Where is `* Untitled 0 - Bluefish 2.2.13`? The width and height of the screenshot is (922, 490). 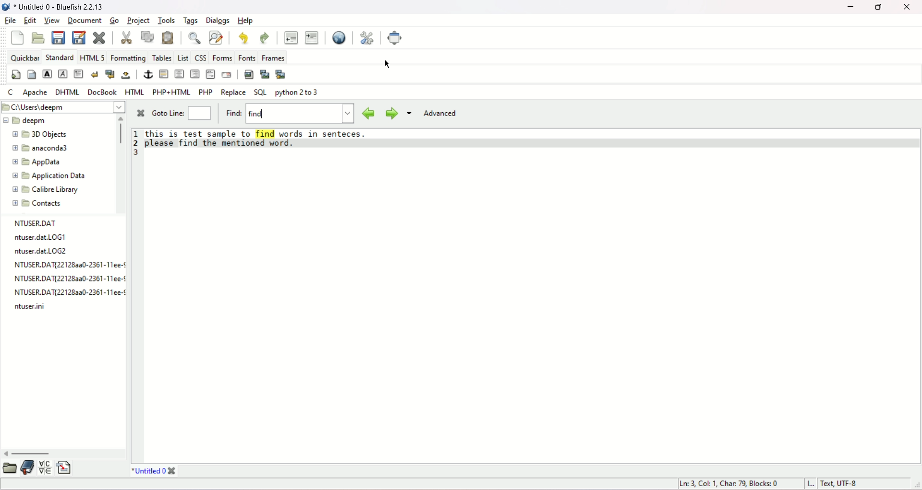
* Untitled 0 - Bluefish 2.2.13 is located at coordinates (60, 6).